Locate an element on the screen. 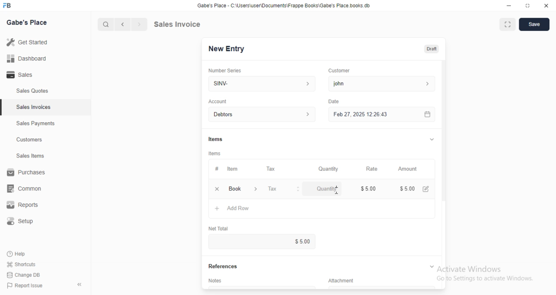  $5.00 is located at coordinates (369, 188).